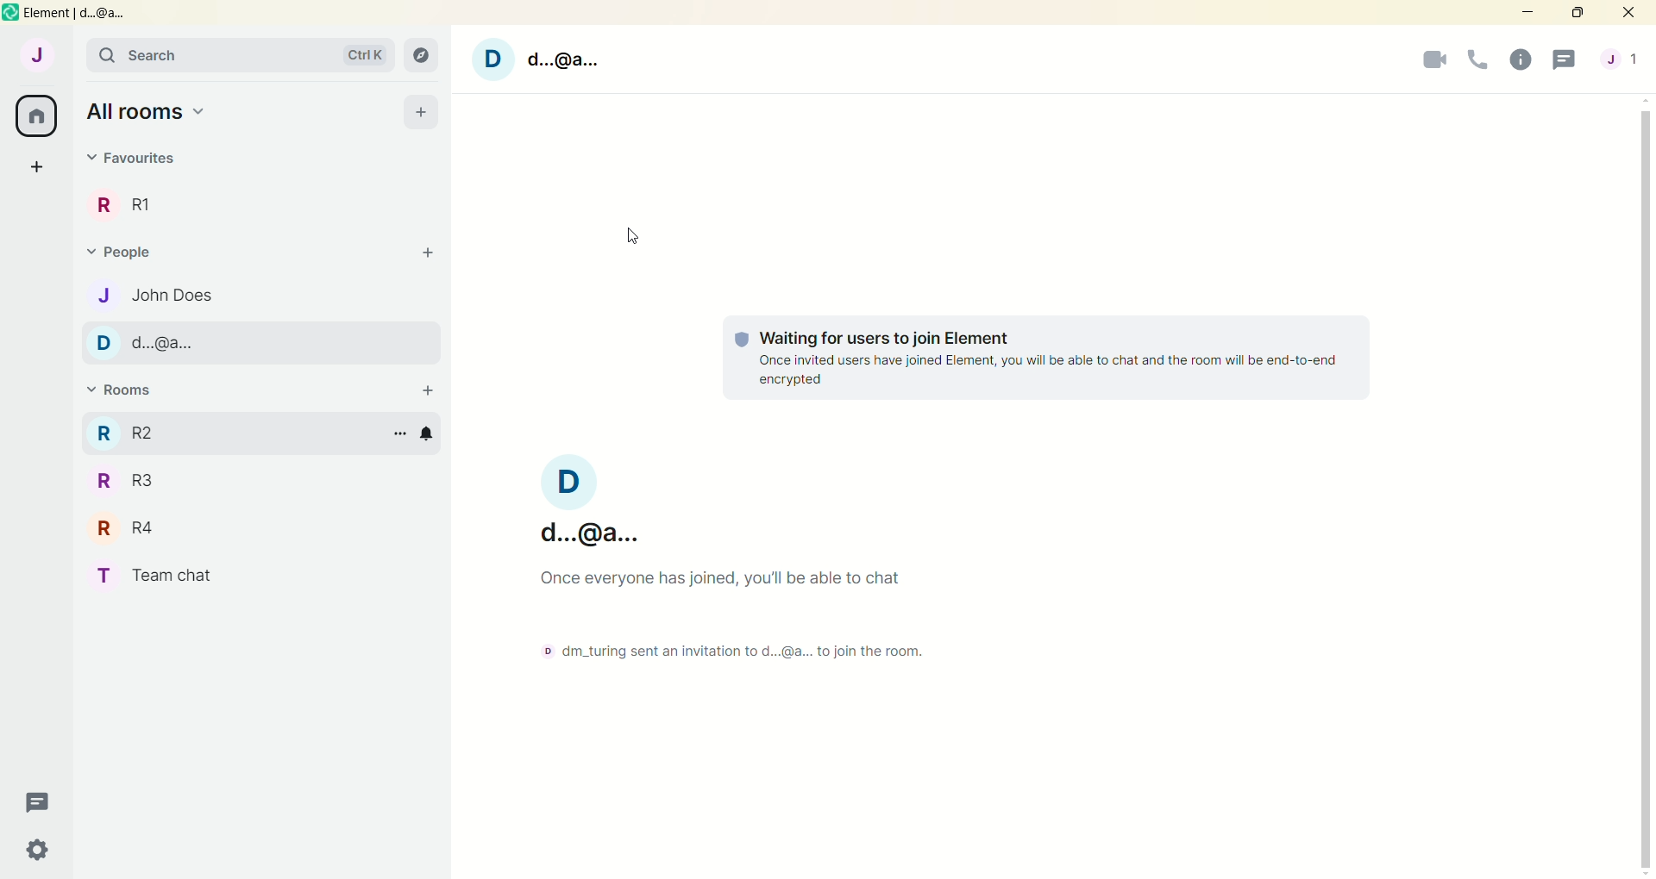 Image resolution: width=1656 pixels, height=879 pixels. I want to click on search bar, so click(169, 55).